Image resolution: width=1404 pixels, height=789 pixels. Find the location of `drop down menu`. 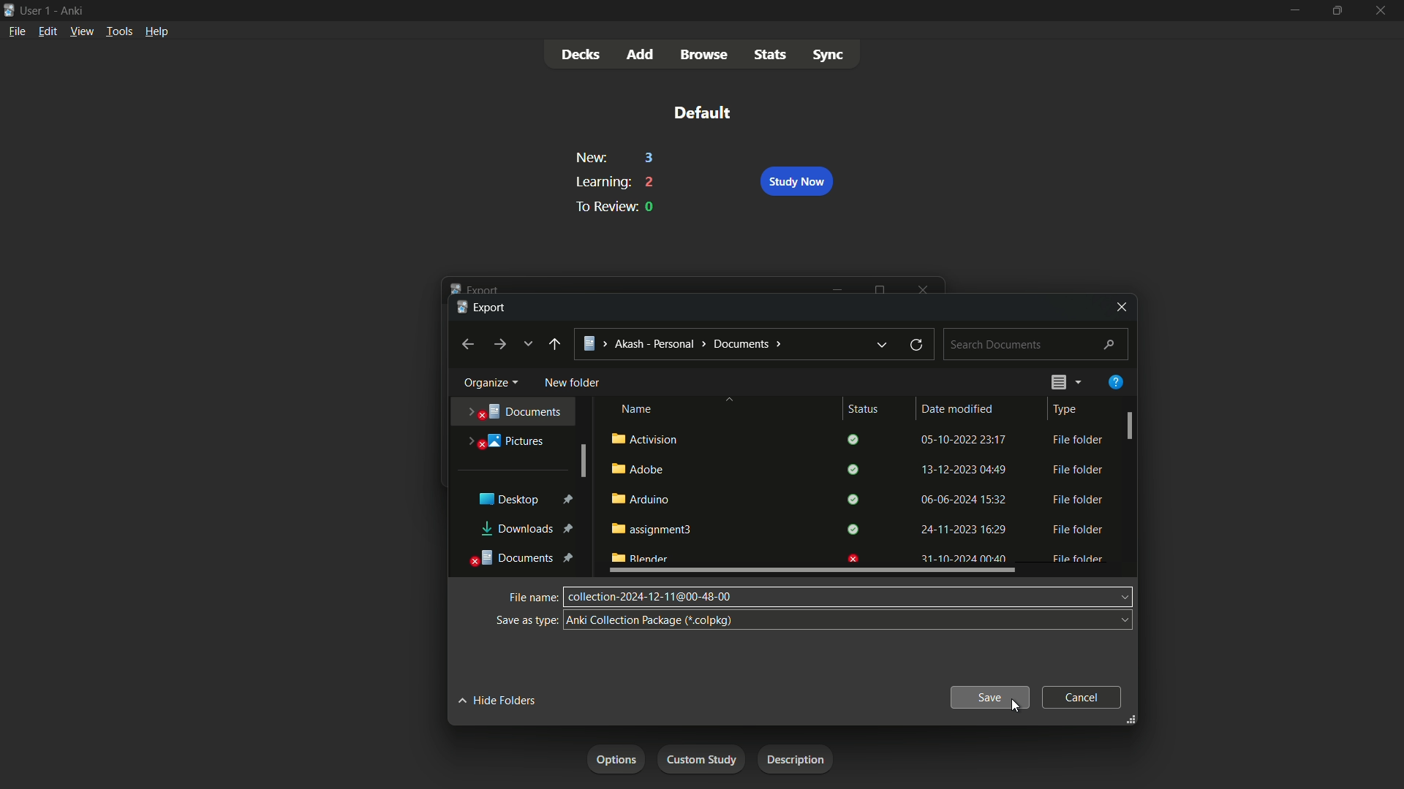

drop down menu is located at coordinates (1084, 617).